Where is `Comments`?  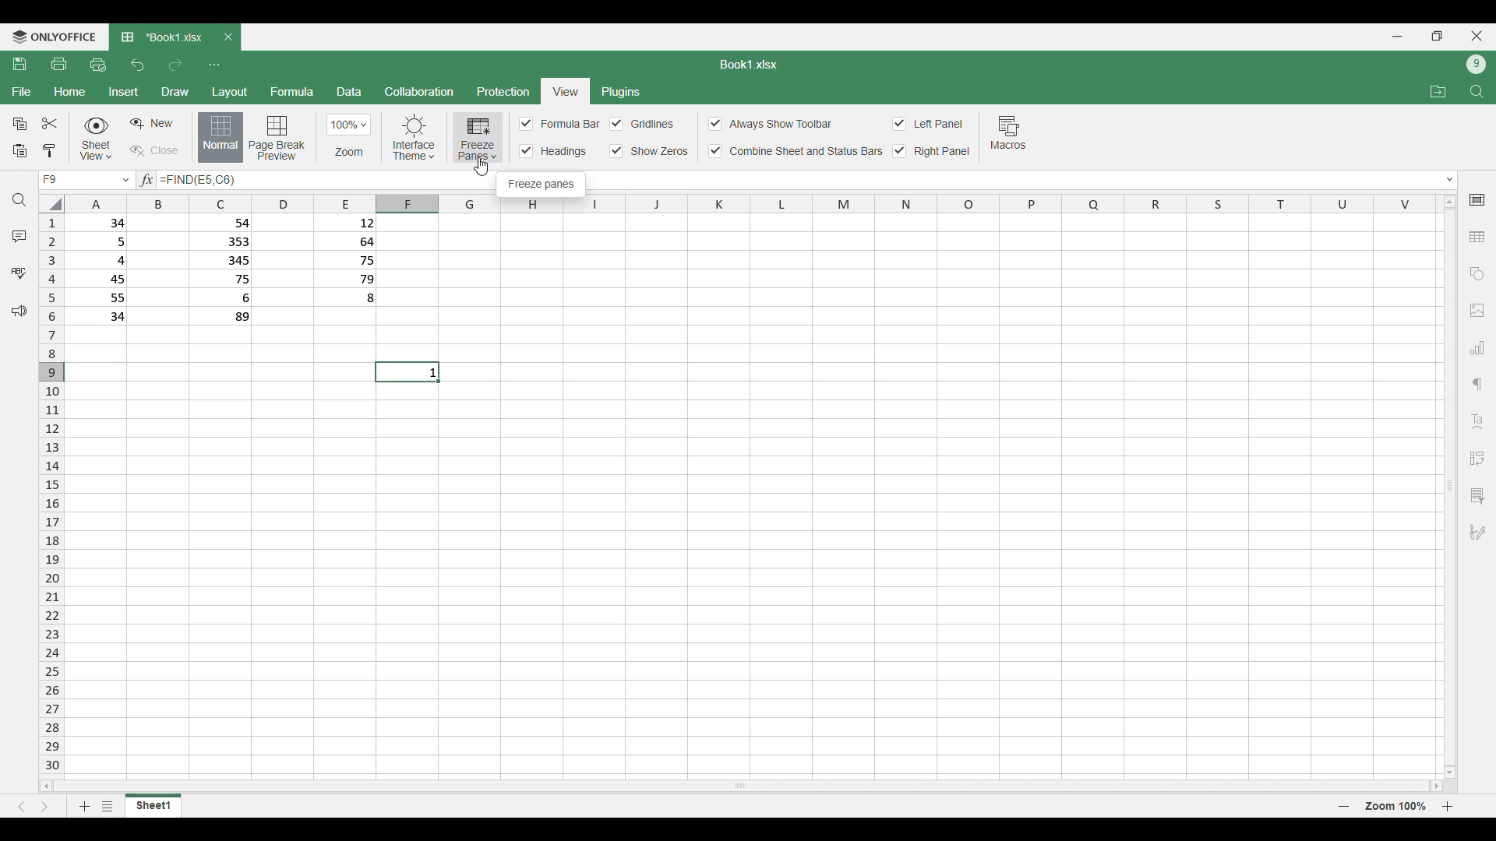 Comments is located at coordinates (19, 236).